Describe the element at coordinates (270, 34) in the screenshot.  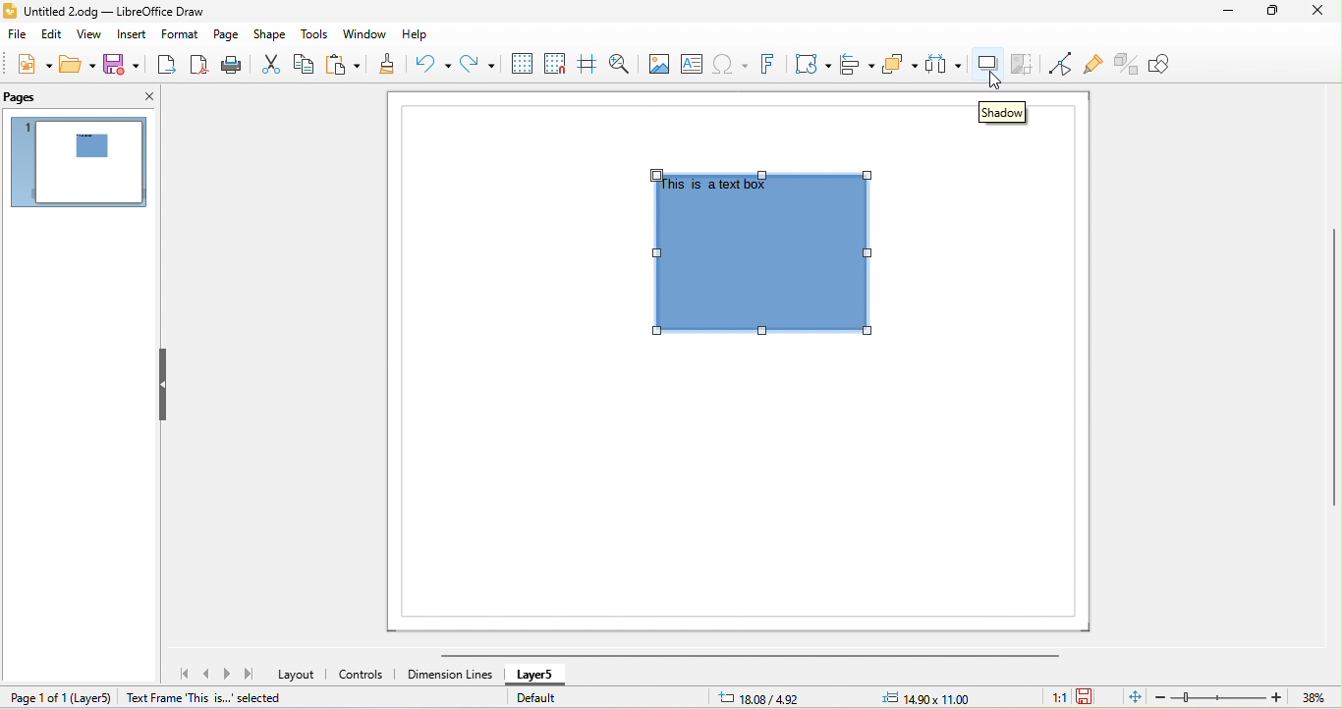
I see `shape` at that location.